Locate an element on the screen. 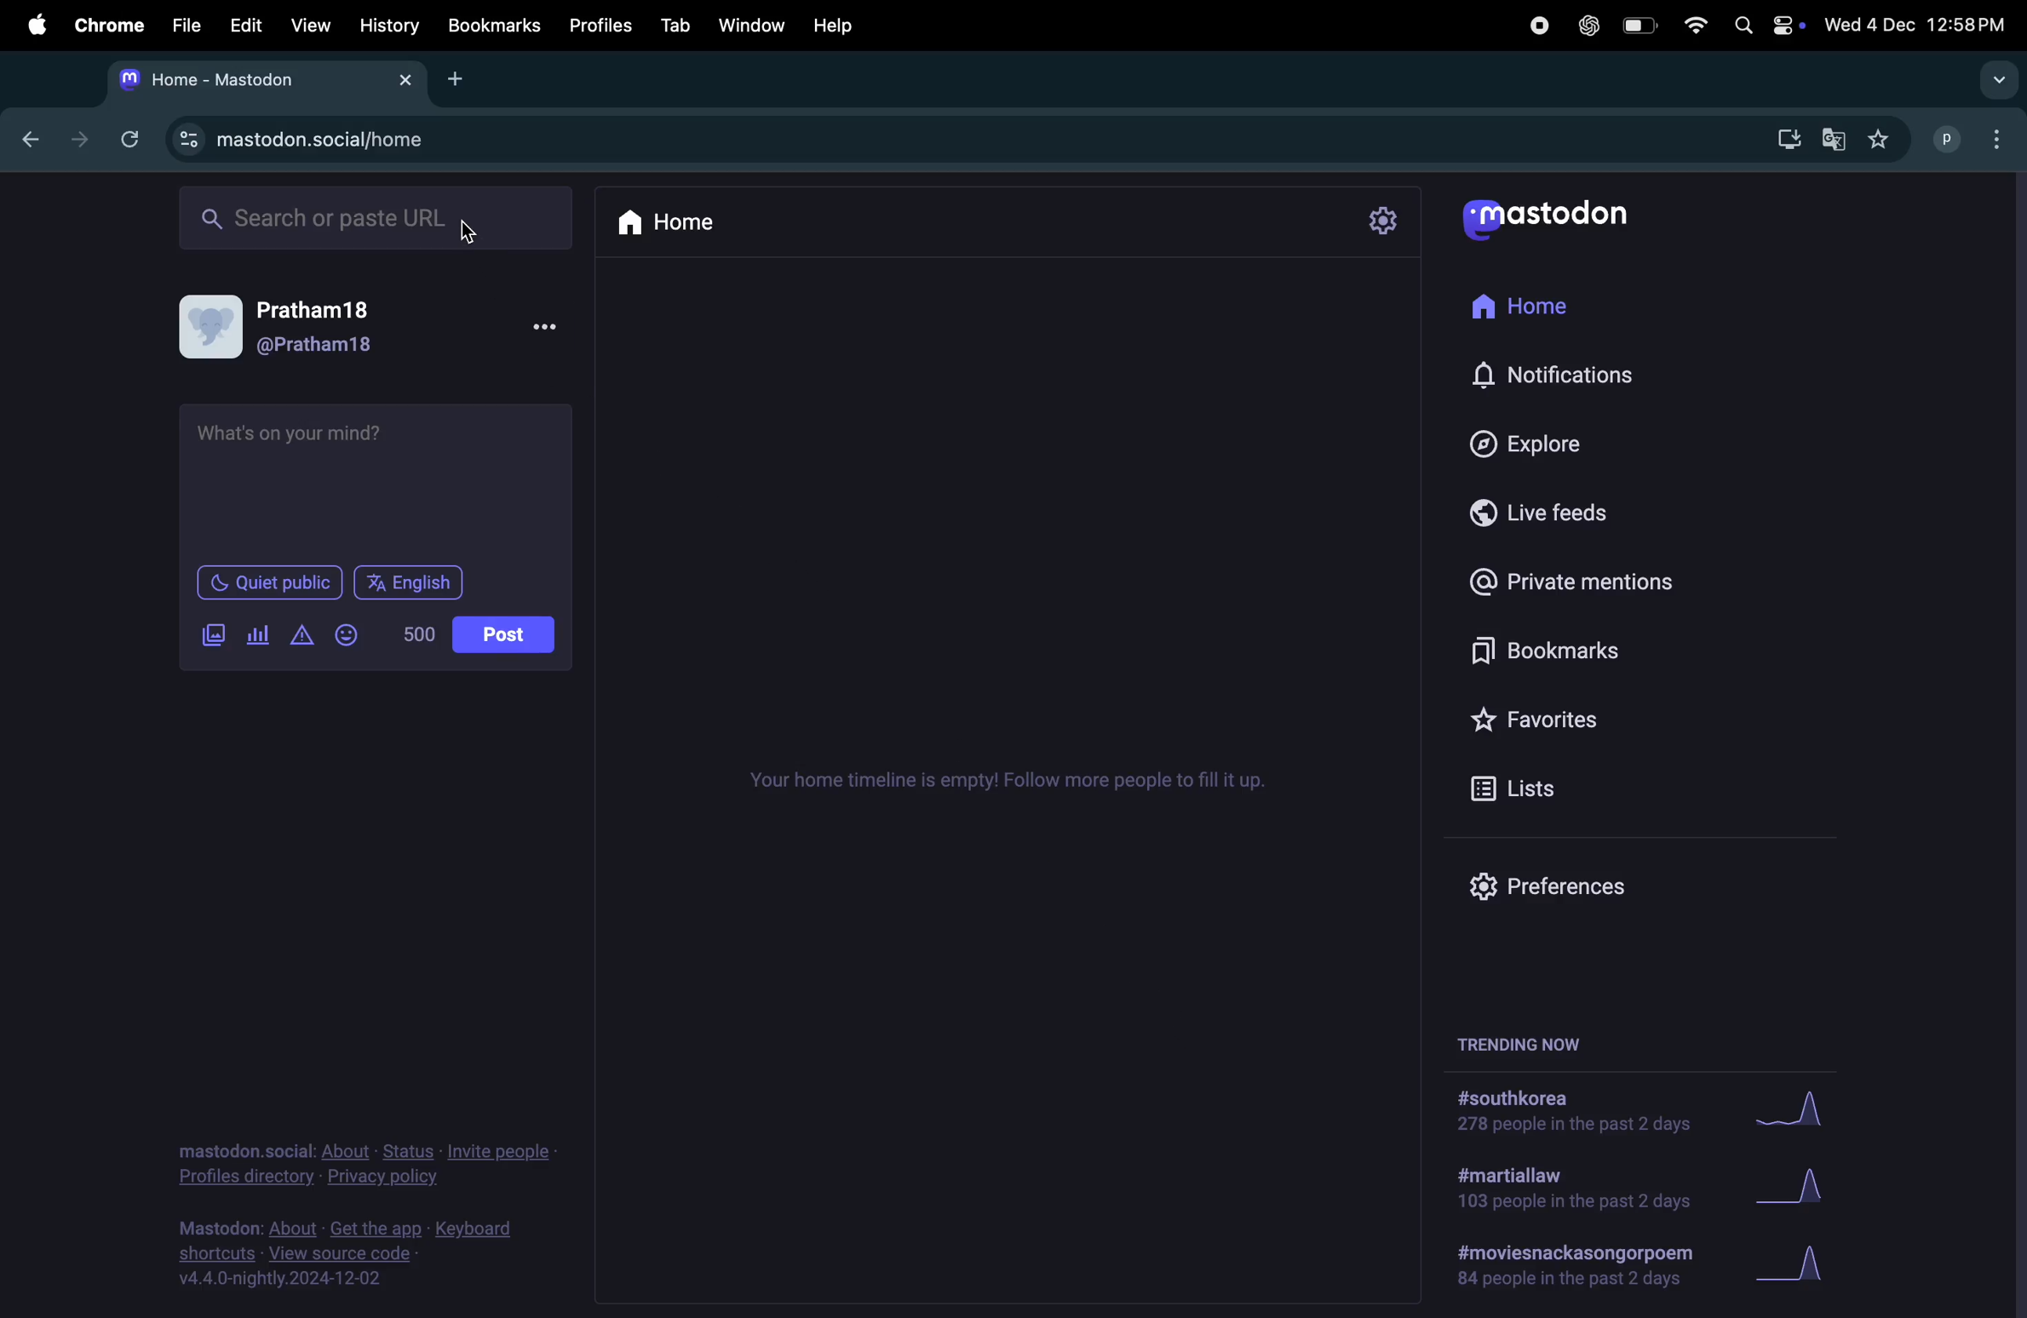 This screenshot has height=1318, width=2027. notification is located at coordinates (1556, 377).